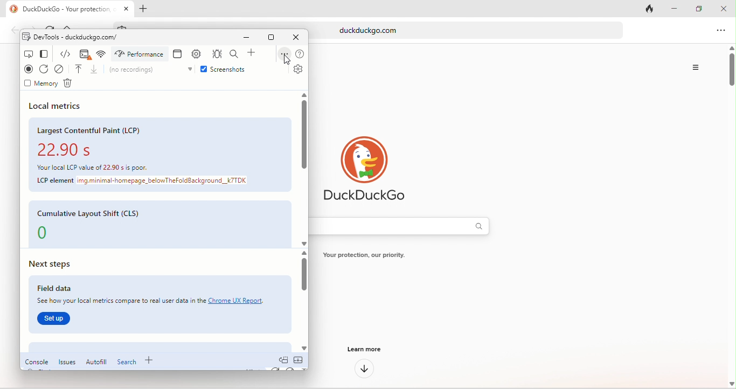  What do you see at coordinates (78, 148) in the screenshot?
I see `22.90 s` at bounding box center [78, 148].